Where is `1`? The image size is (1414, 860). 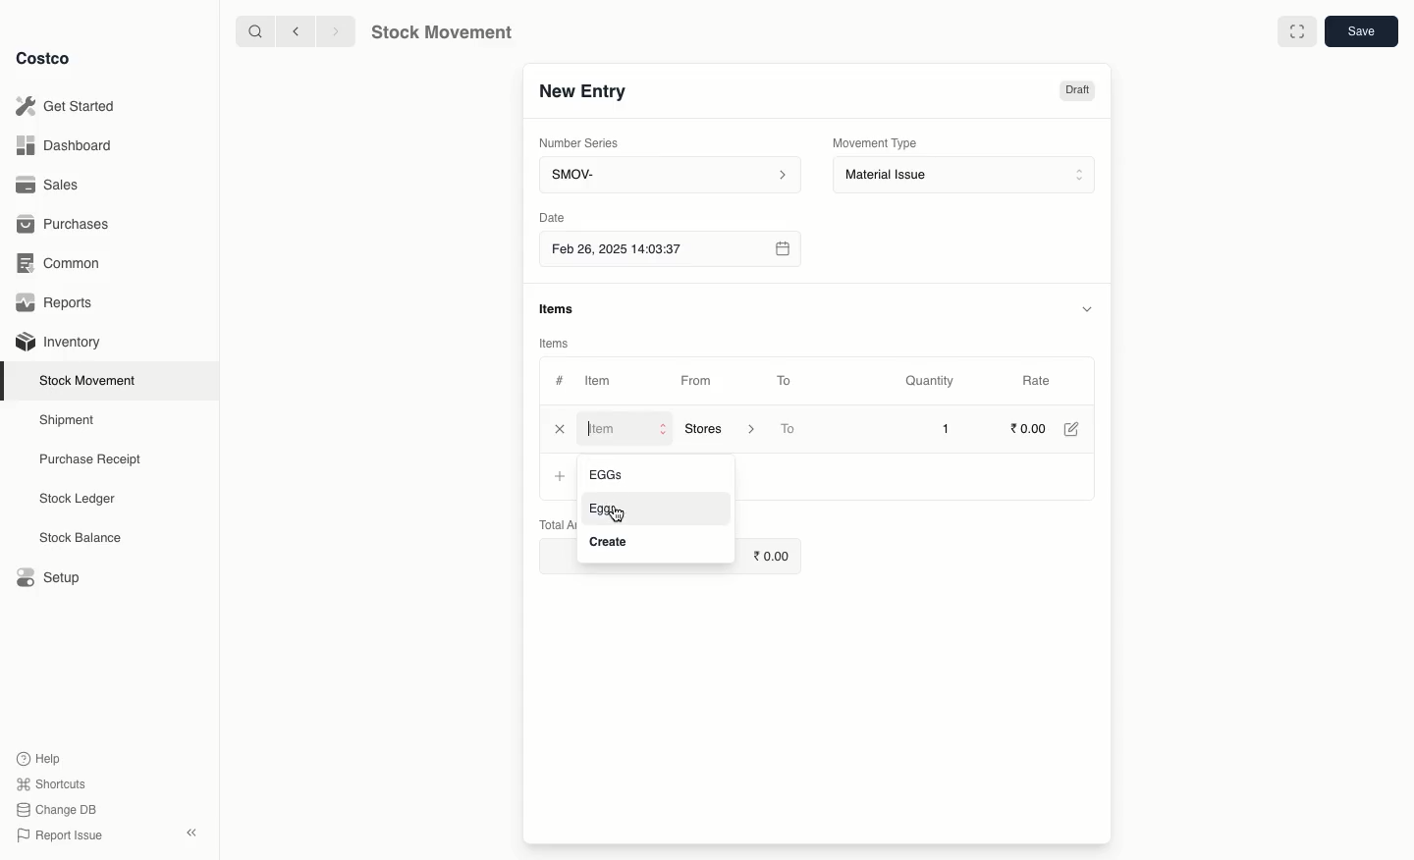 1 is located at coordinates (949, 429).